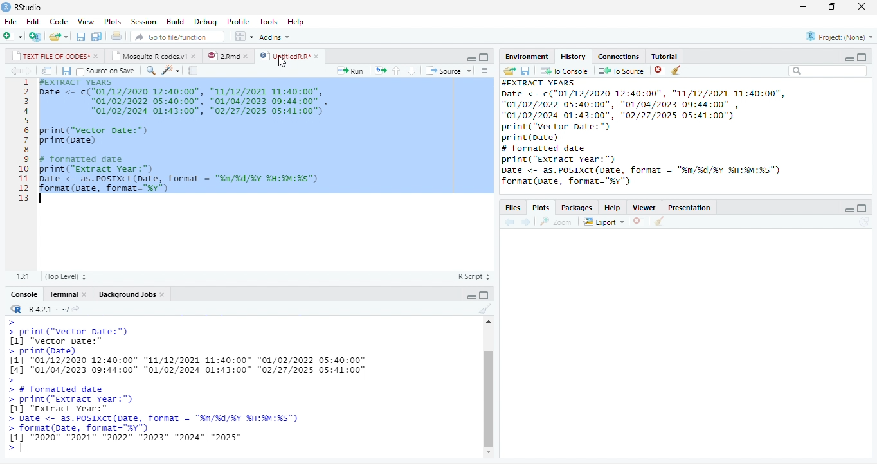 This screenshot has width=877, height=464. What do you see at coordinates (195, 56) in the screenshot?
I see `close` at bounding box center [195, 56].